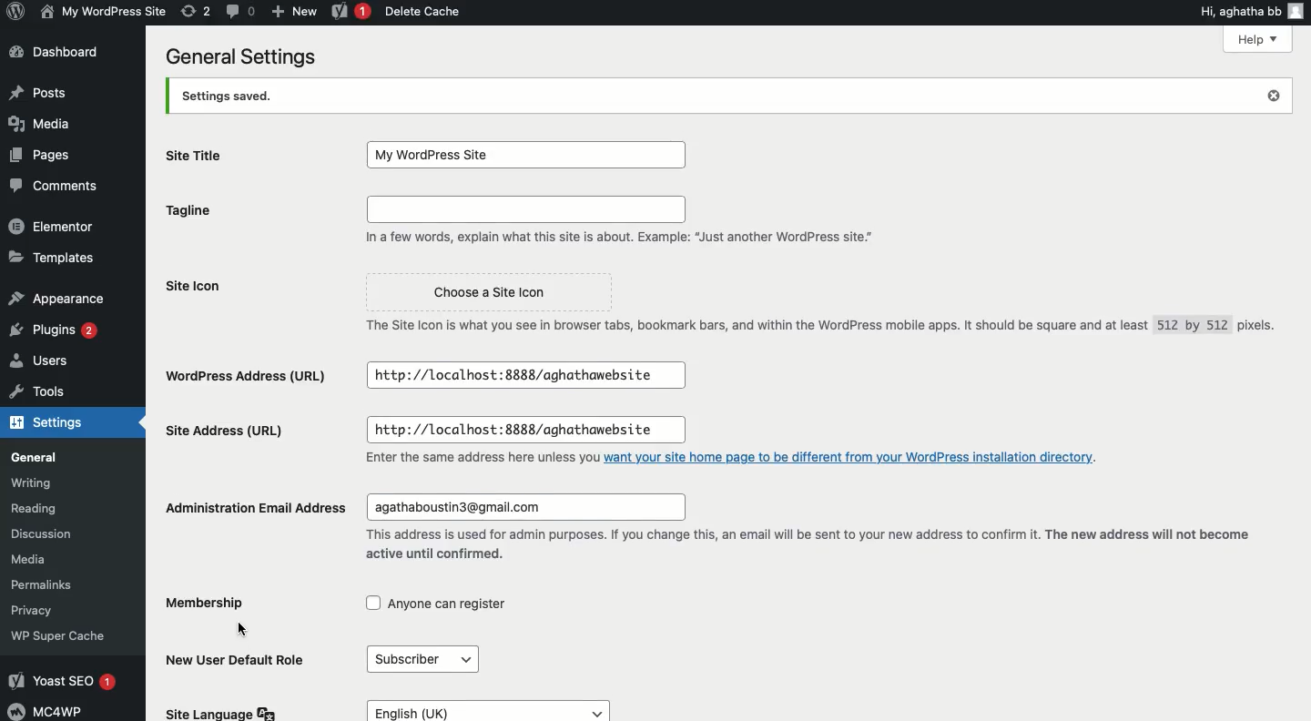 This screenshot has width=1311, height=721. I want to click on General settings, so click(247, 54).